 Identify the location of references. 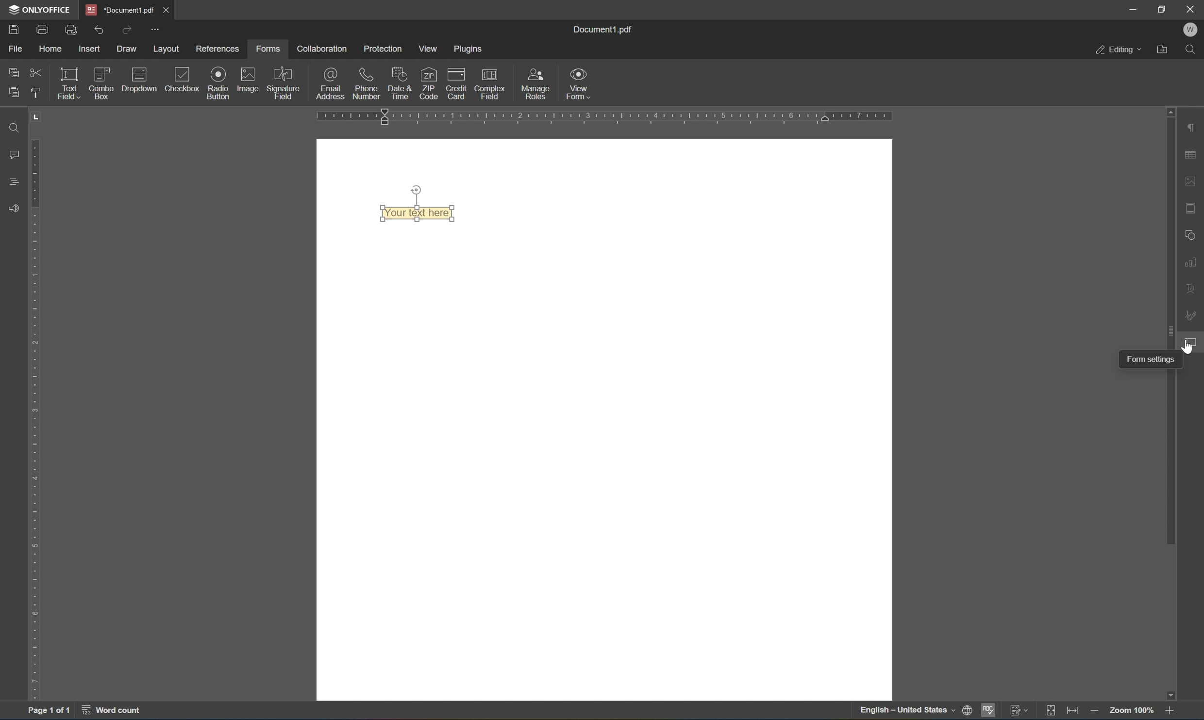
(220, 49).